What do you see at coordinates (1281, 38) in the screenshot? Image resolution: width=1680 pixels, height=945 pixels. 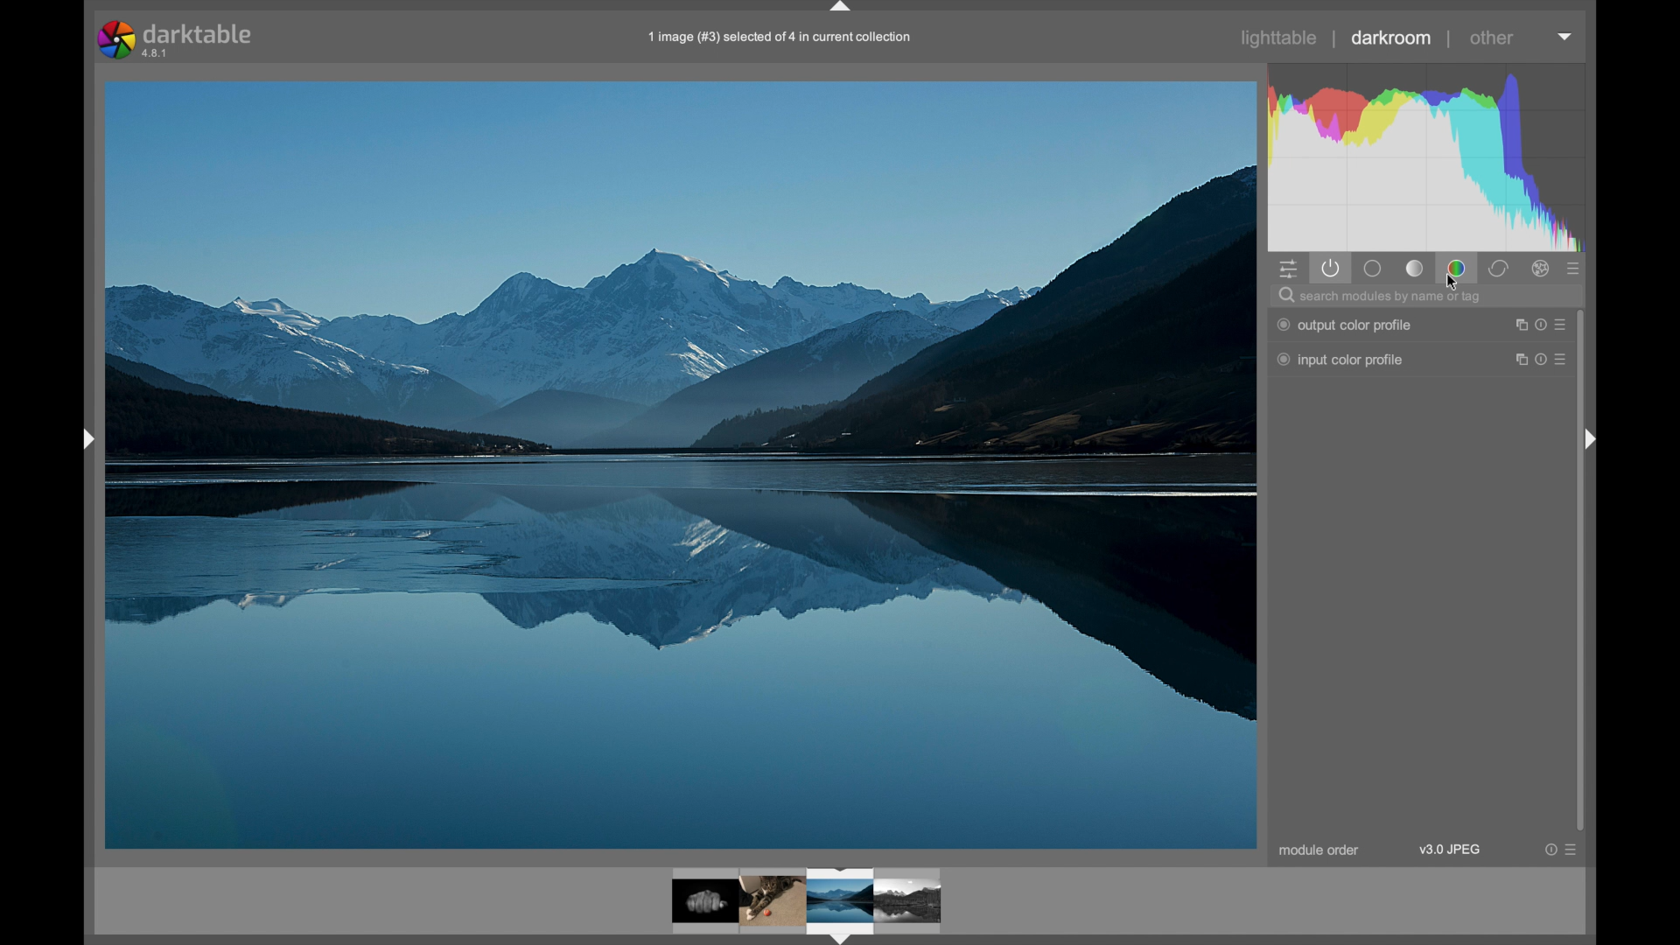 I see `lighttable` at bounding box center [1281, 38].